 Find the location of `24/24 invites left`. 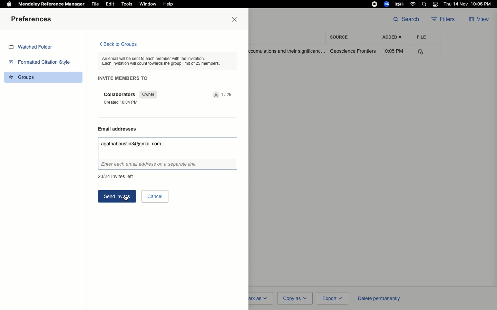

24/24 invites left is located at coordinates (116, 176).